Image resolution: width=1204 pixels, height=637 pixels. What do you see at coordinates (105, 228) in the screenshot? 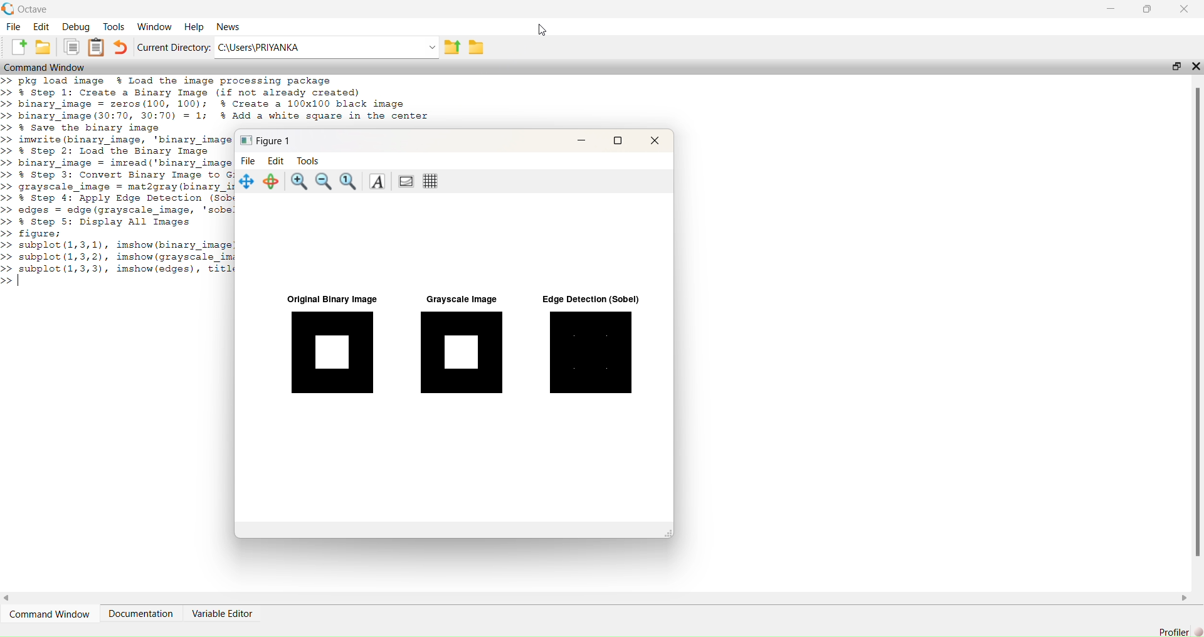
I see `% Step 5: Display All Images figure;` at bounding box center [105, 228].